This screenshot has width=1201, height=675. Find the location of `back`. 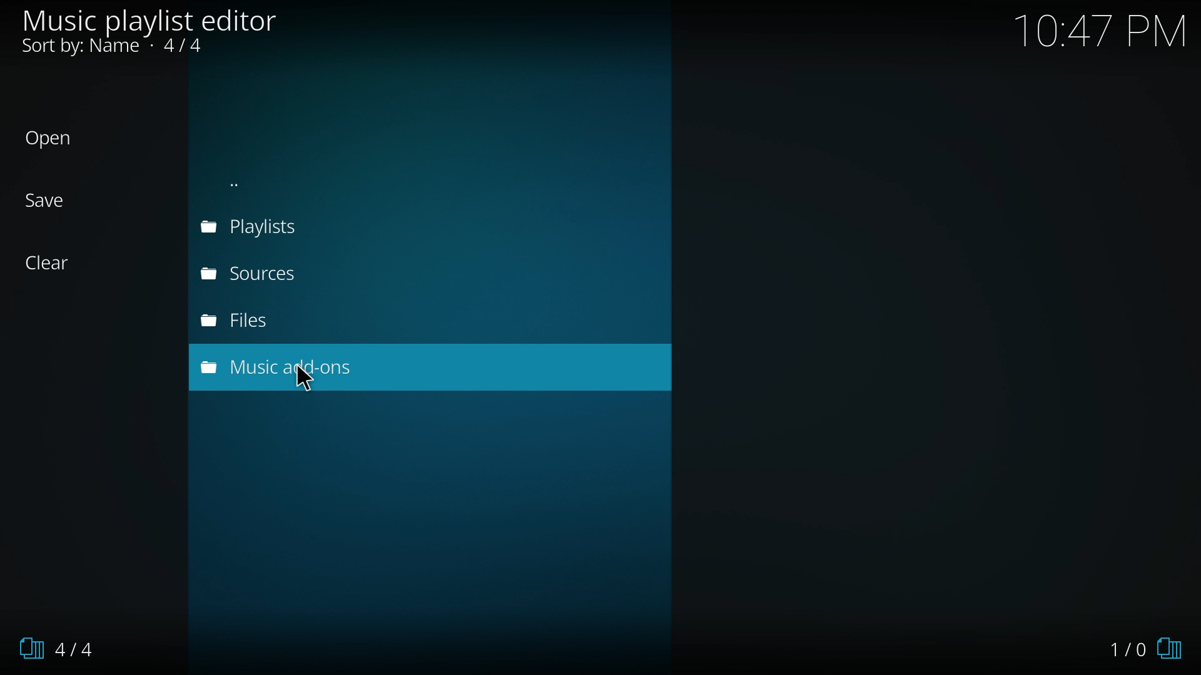

back is located at coordinates (271, 183).